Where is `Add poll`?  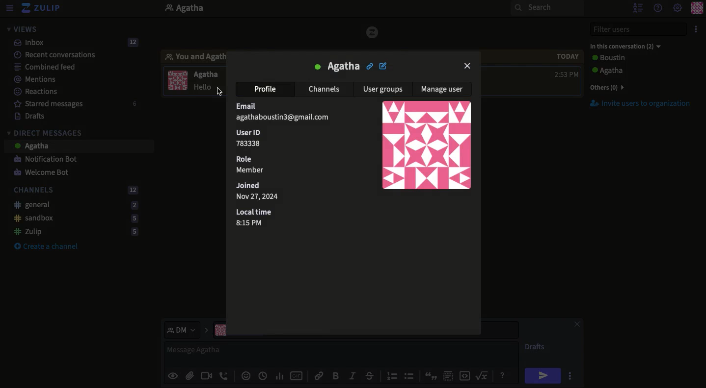
Add poll is located at coordinates (282, 375).